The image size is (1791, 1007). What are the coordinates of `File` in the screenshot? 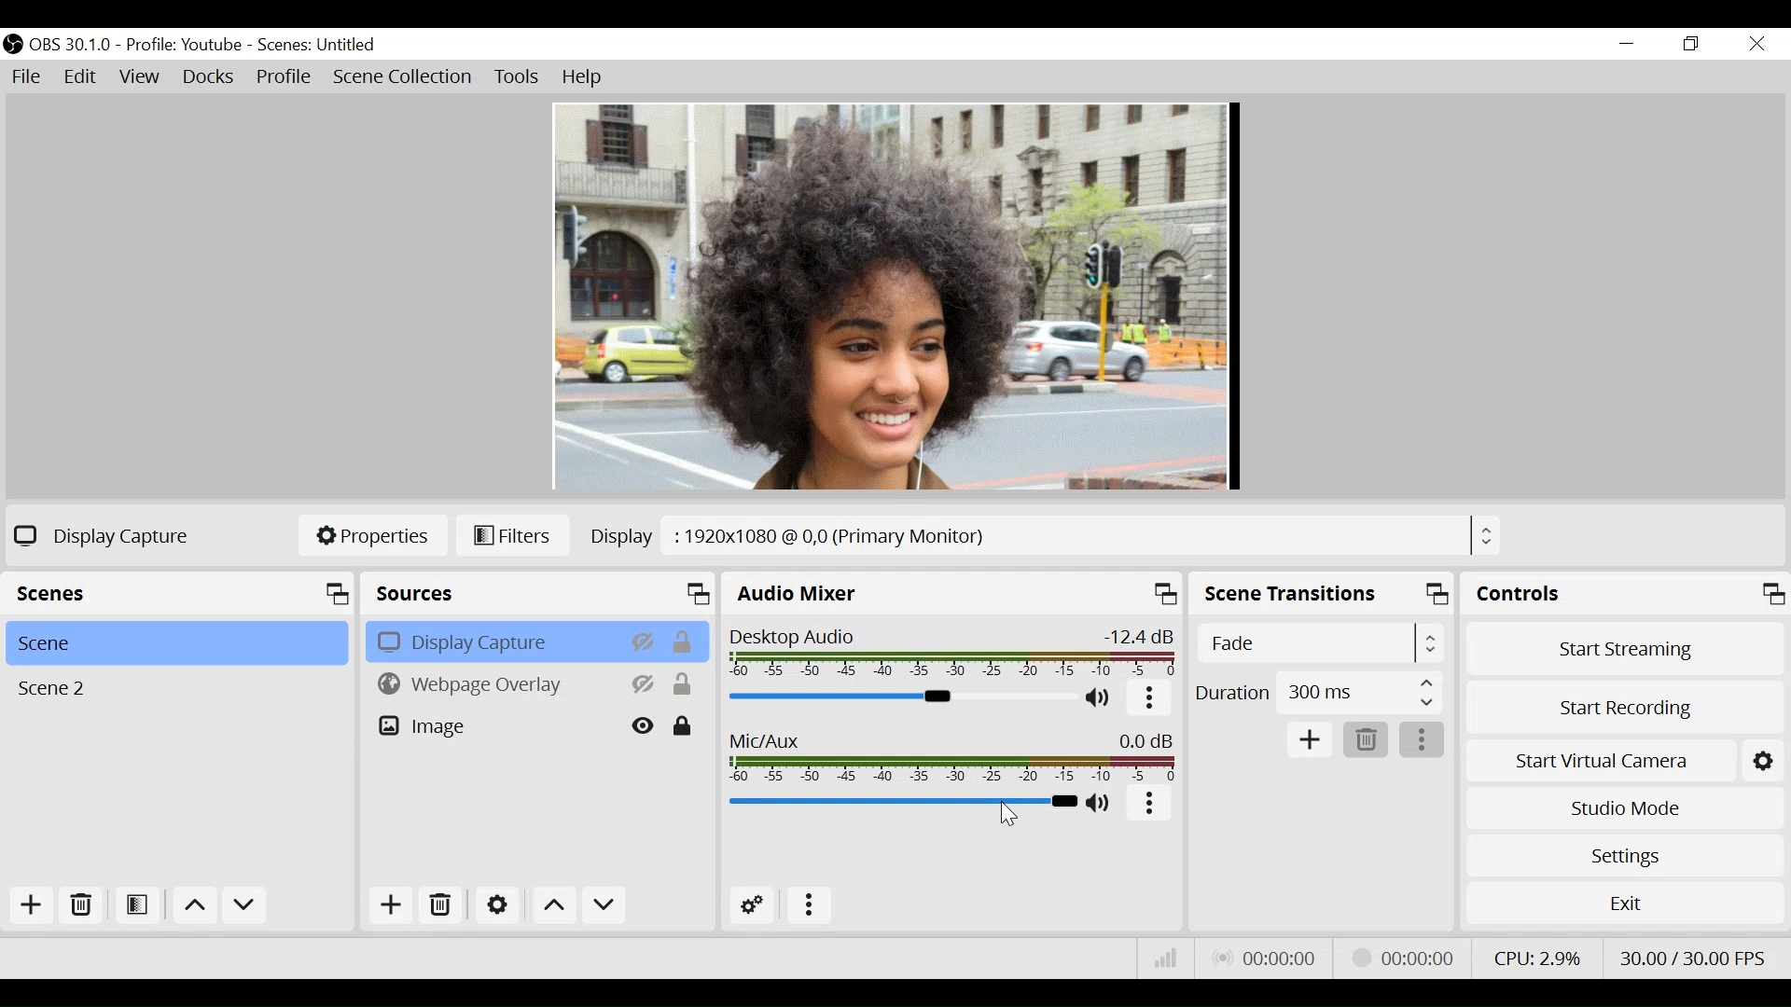 It's located at (27, 77).